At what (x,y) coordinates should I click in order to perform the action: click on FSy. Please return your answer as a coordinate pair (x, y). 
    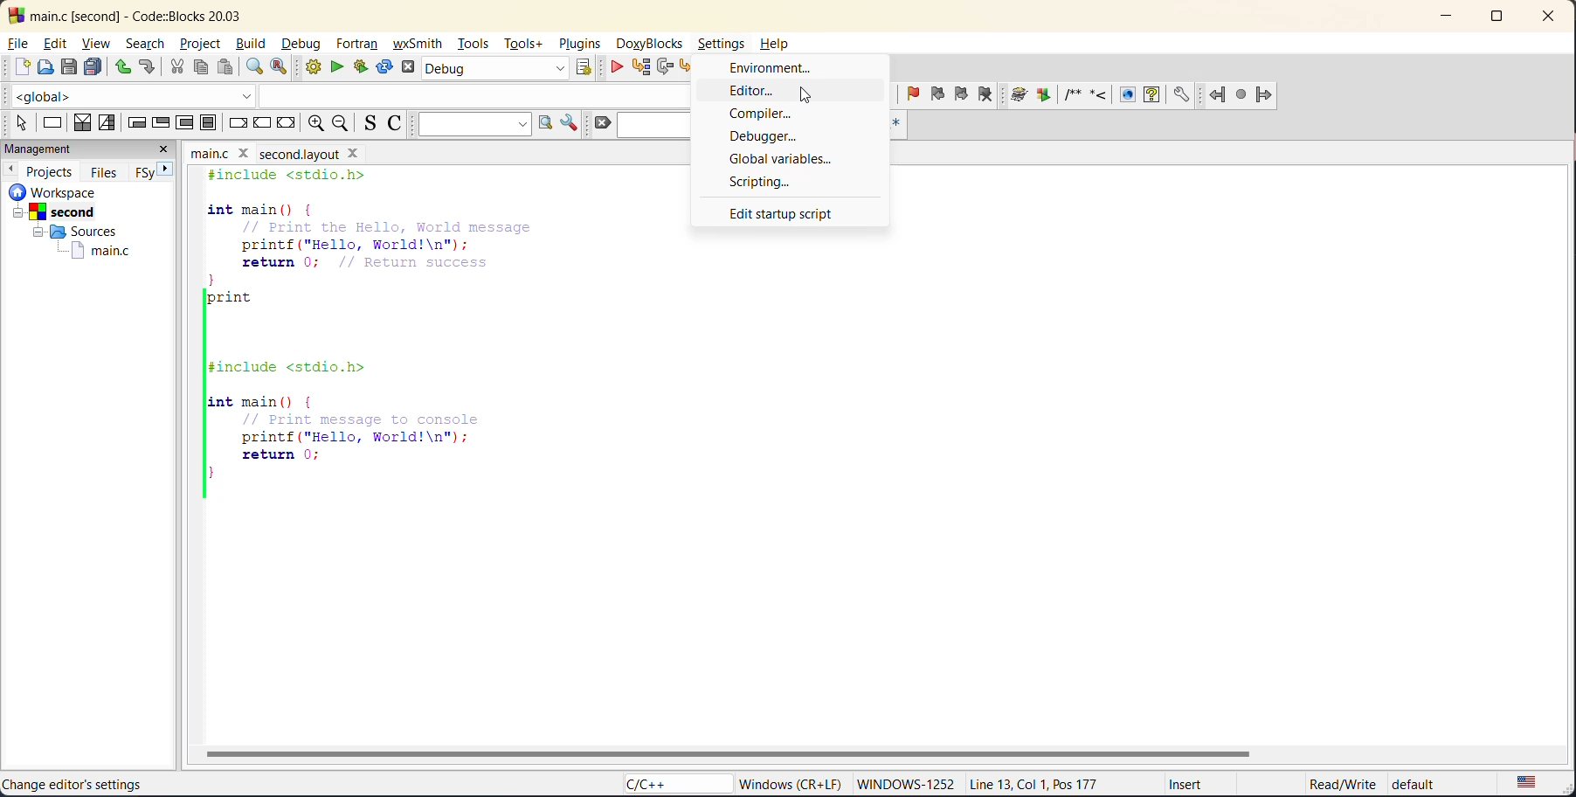
    Looking at the image, I should click on (146, 171).